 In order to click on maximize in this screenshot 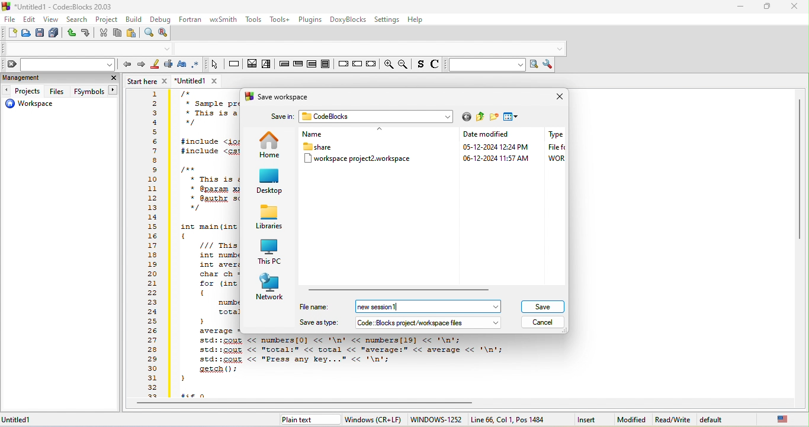, I will do `click(769, 5)`.